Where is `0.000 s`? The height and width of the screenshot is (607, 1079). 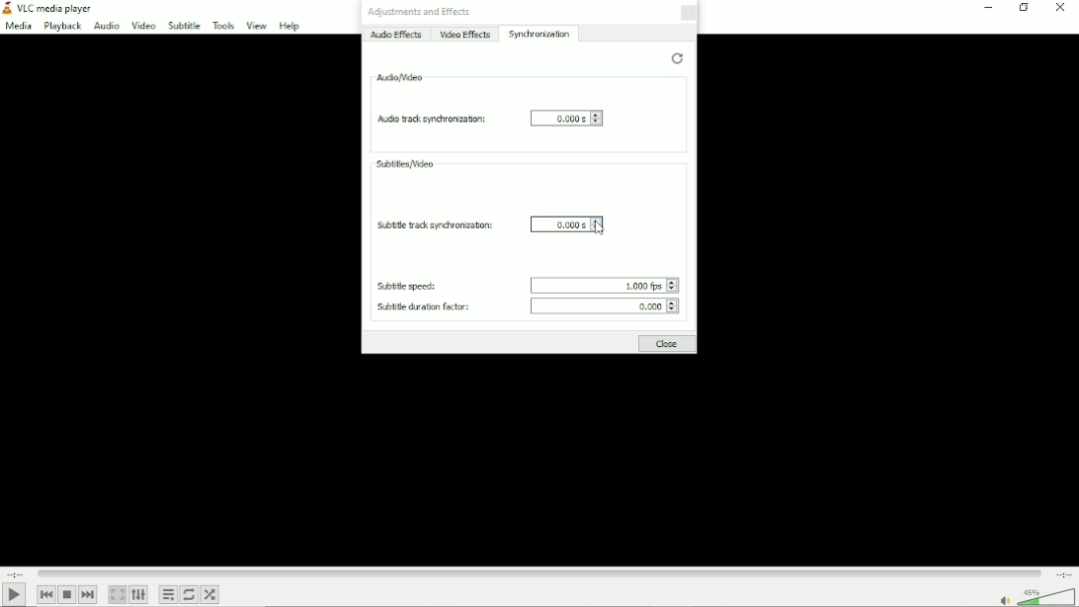 0.000 s is located at coordinates (567, 120).